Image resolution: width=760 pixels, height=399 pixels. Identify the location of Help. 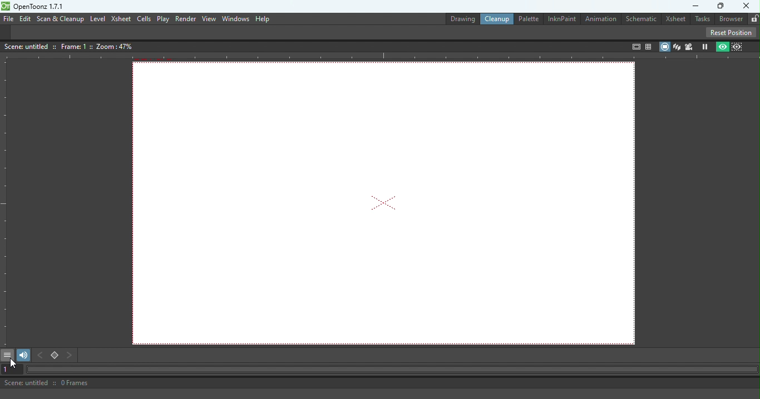
(263, 18).